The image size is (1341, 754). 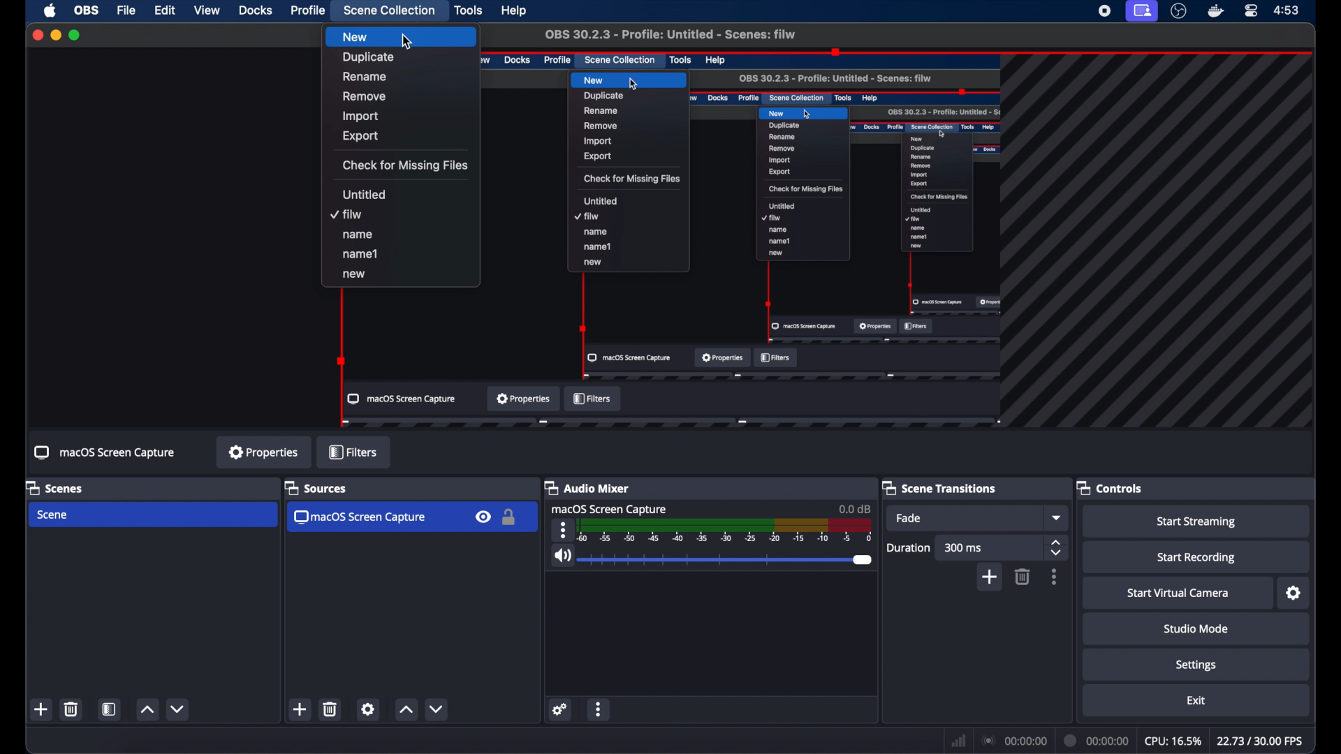 What do you see at coordinates (468, 10) in the screenshot?
I see `tools` at bounding box center [468, 10].